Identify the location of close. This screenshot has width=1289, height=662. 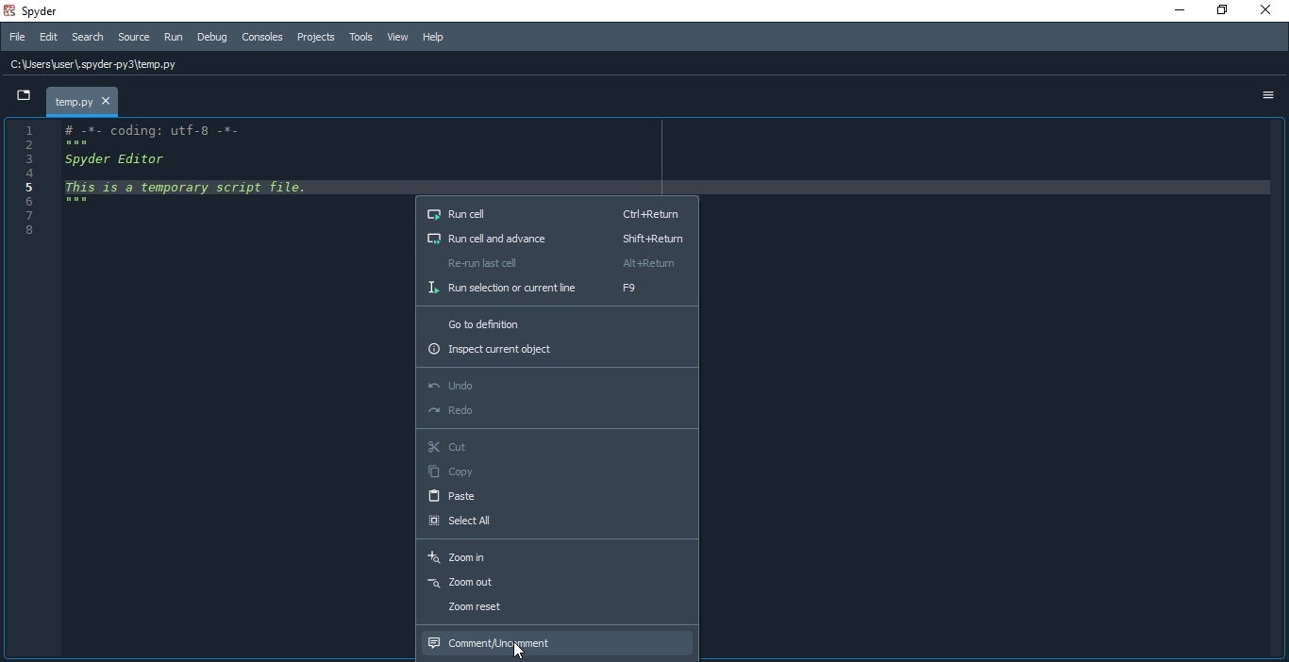
(1263, 10).